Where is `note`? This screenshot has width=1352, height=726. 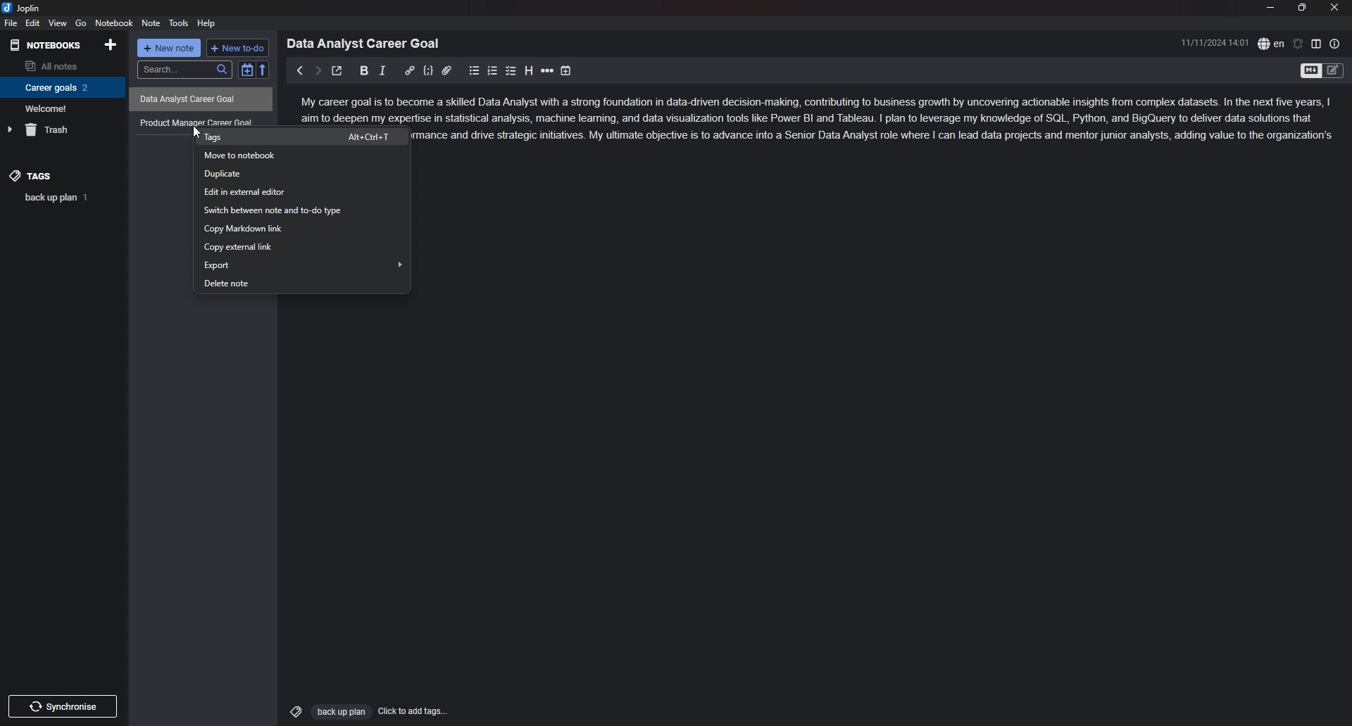
note is located at coordinates (152, 23).